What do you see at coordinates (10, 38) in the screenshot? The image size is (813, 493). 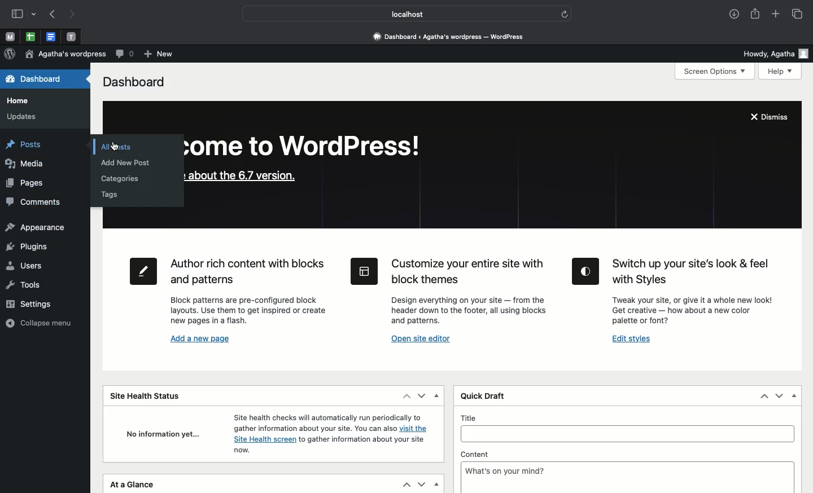 I see `Pinned tab` at bounding box center [10, 38].